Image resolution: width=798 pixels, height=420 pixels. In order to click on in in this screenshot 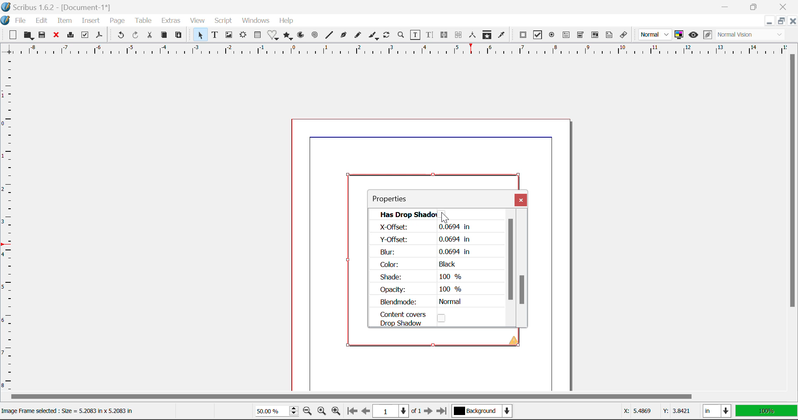, I will do `click(717, 411)`.